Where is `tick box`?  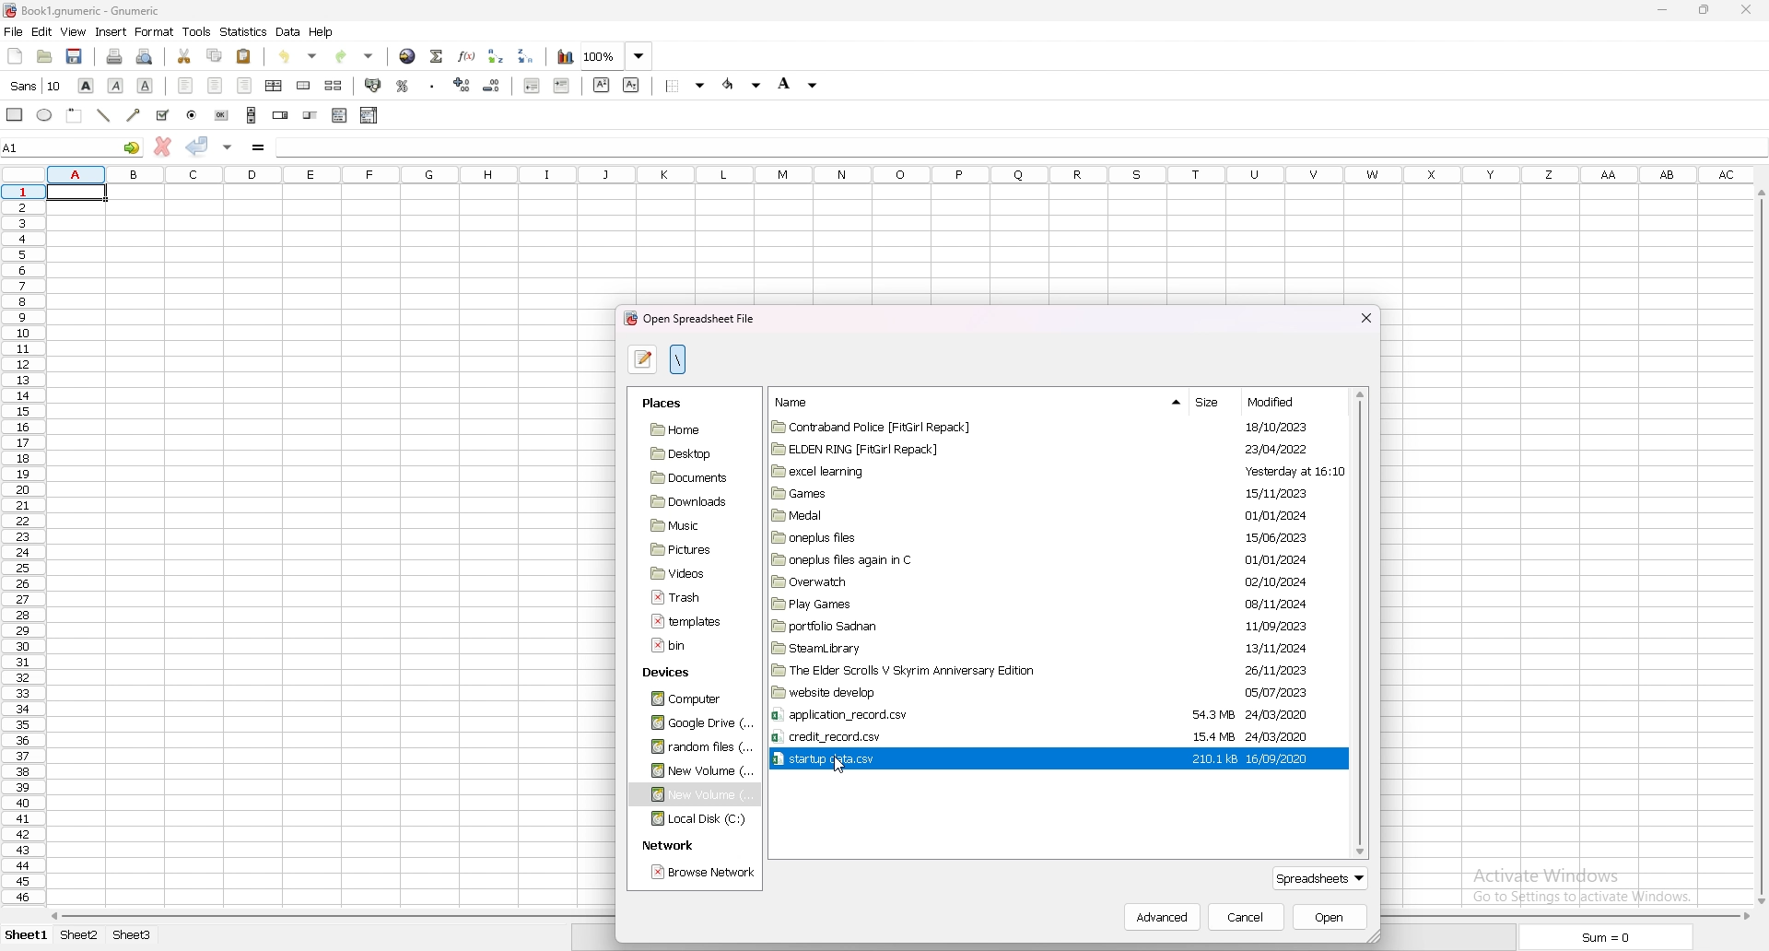
tick box is located at coordinates (162, 115).